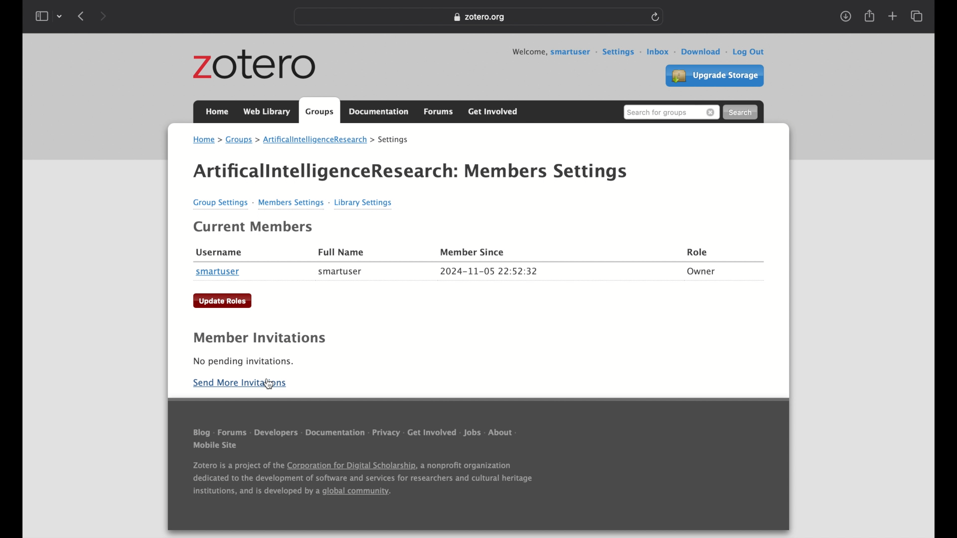  I want to click on blog, so click(202, 432).